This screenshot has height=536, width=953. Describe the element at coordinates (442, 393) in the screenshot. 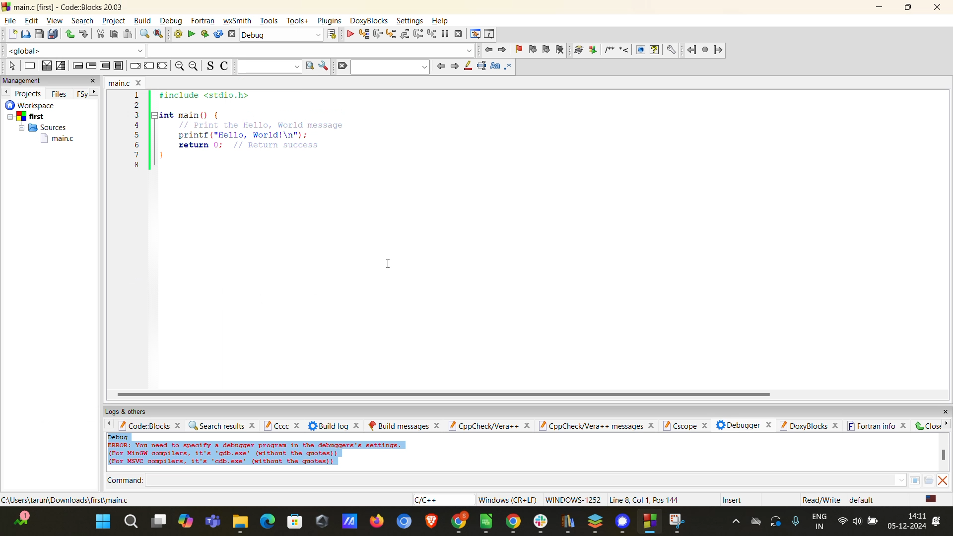

I see `horizontal scroll bar` at that location.